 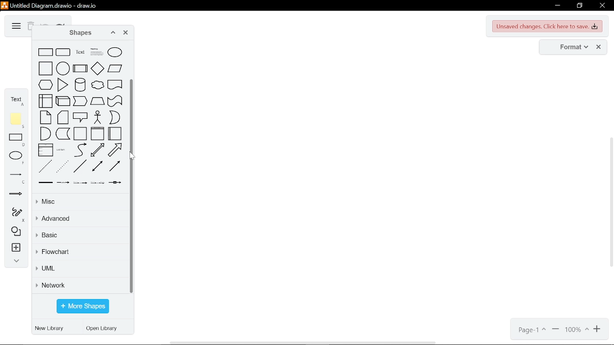 I want to click on vertical scroll bar, so click(x=610, y=203).